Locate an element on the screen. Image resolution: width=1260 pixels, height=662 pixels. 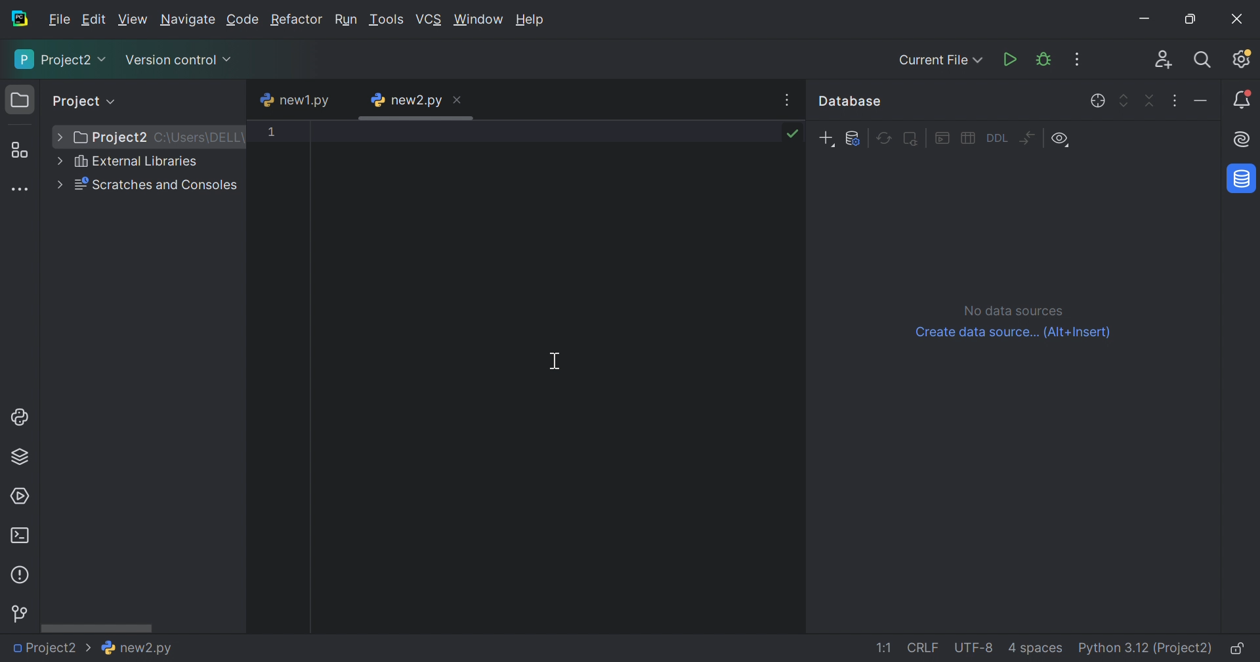
Scratches and Consoles is located at coordinates (157, 185).